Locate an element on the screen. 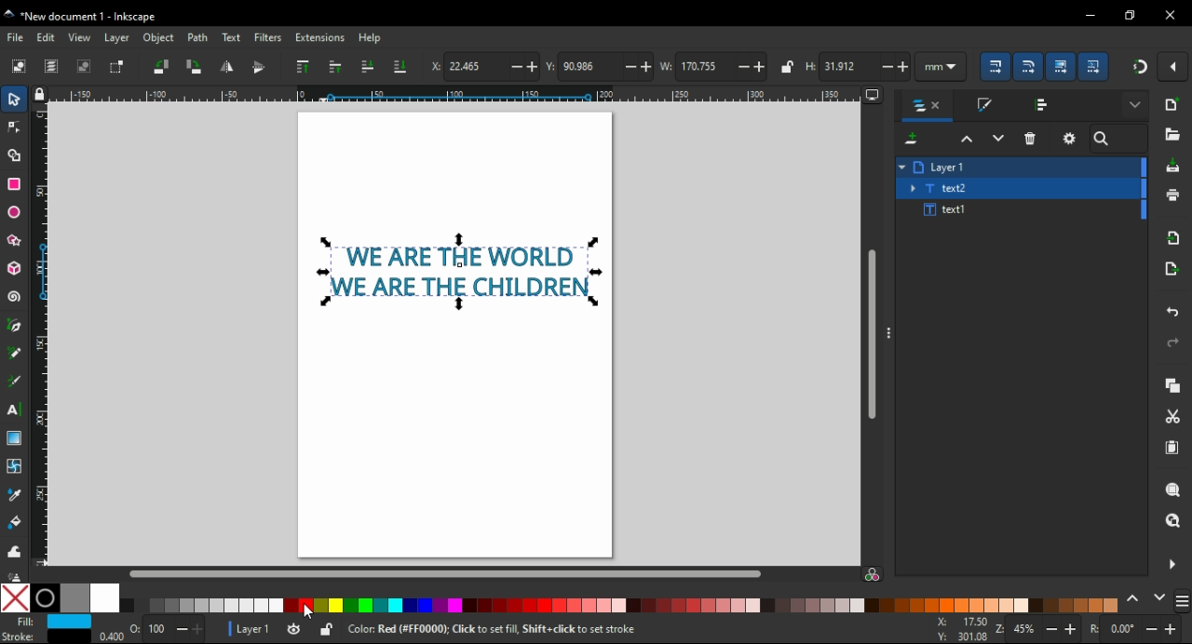  text1 is located at coordinates (945, 210).